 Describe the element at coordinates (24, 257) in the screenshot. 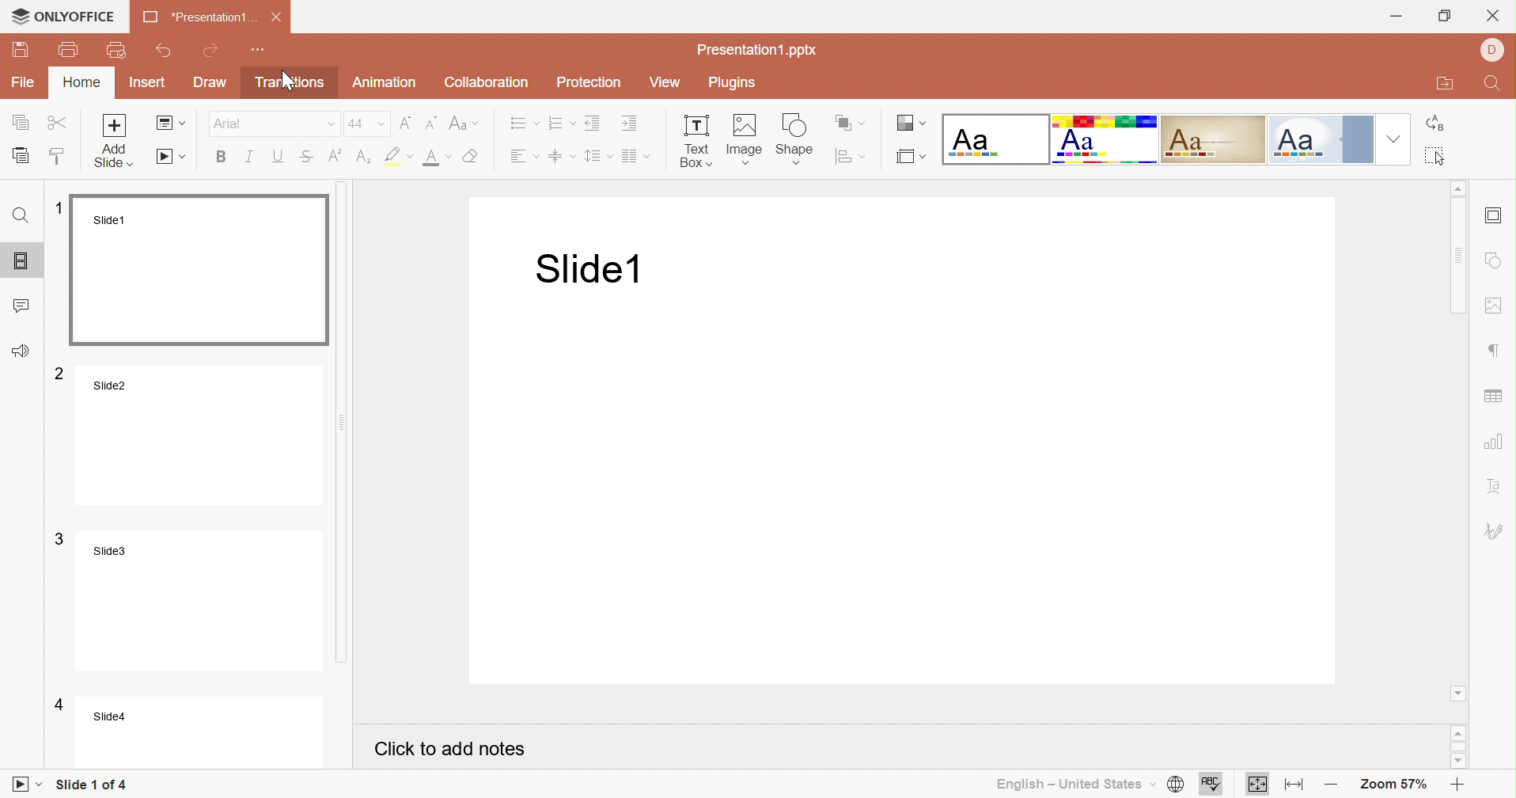

I see `Slides` at that location.